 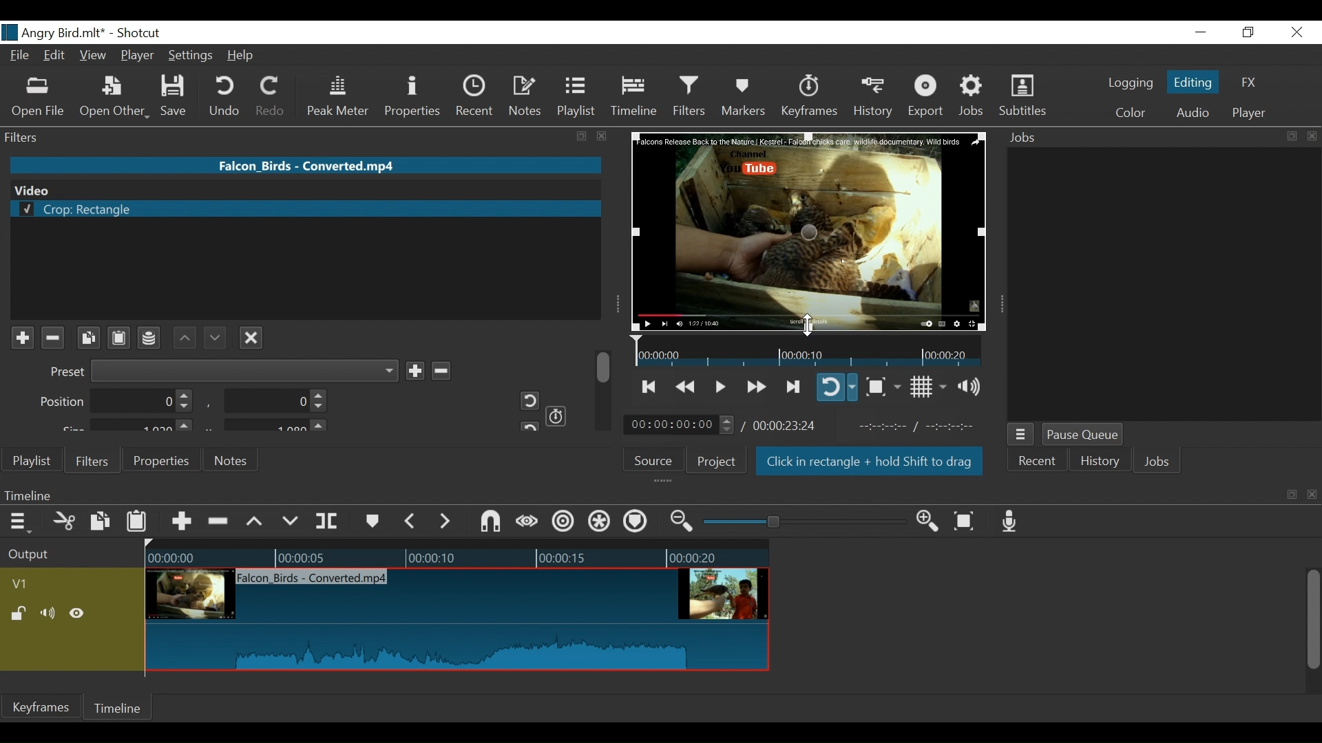 What do you see at coordinates (1022, 96) in the screenshot?
I see `Subtitles` at bounding box center [1022, 96].